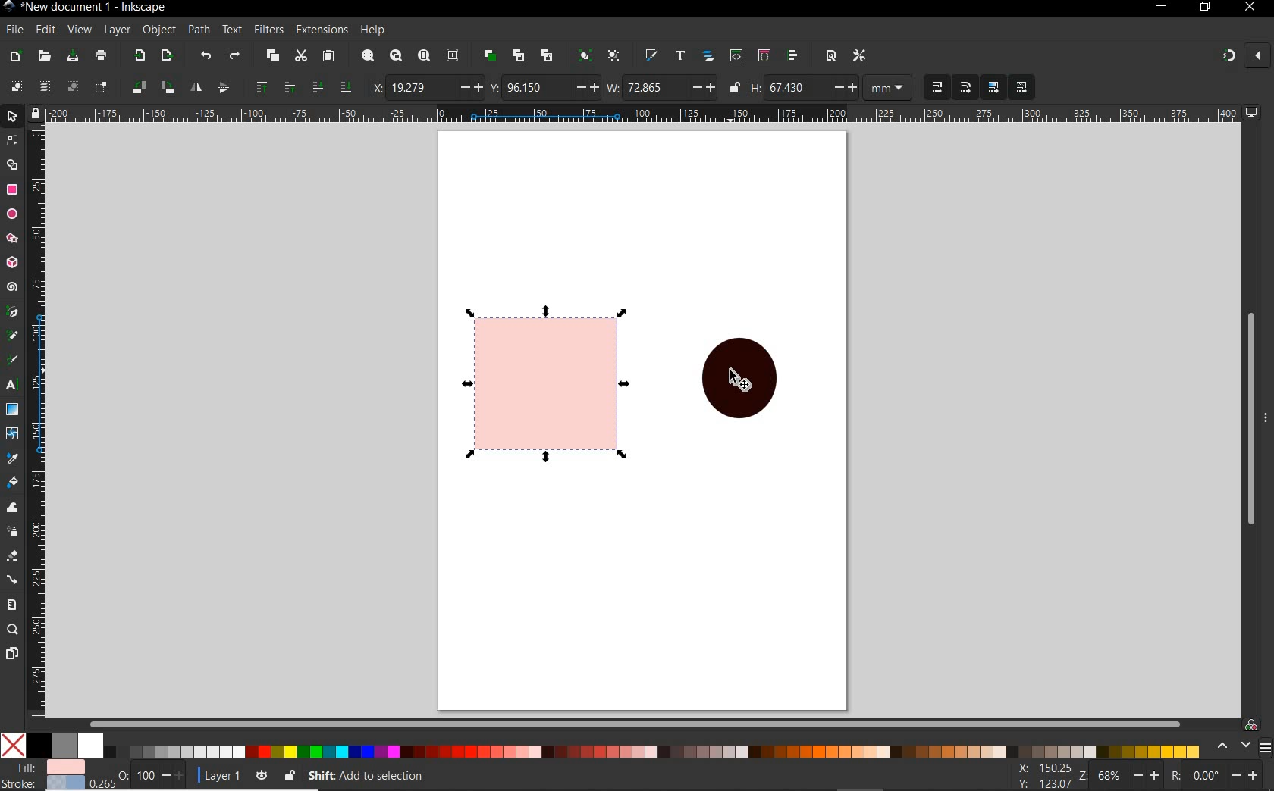  I want to click on lock or unlock the object, so click(290, 775).